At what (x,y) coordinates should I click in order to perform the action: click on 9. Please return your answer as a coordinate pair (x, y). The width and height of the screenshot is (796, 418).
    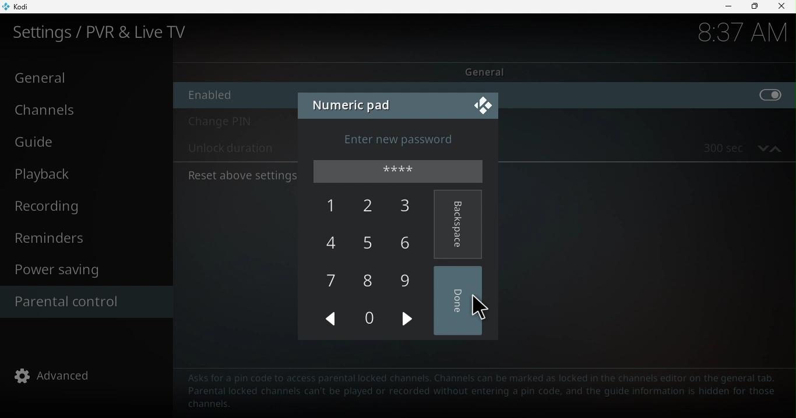
    Looking at the image, I should click on (407, 279).